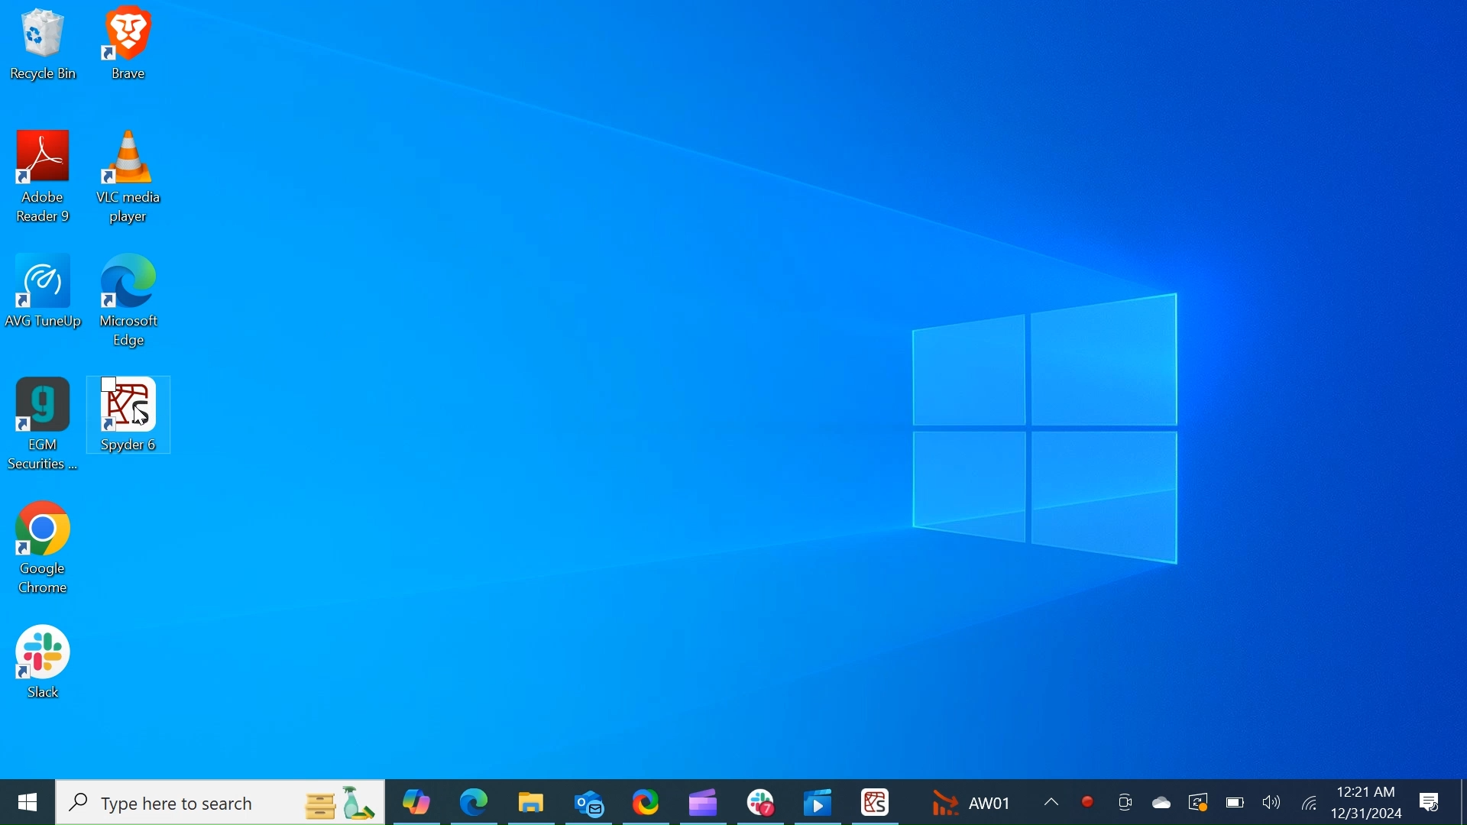 This screenshot has height=825, width=1467. What do you see at coordinates (1199, 802) in the screenshot?
I see `Restart Updates` at bounding box center [1199, 802].